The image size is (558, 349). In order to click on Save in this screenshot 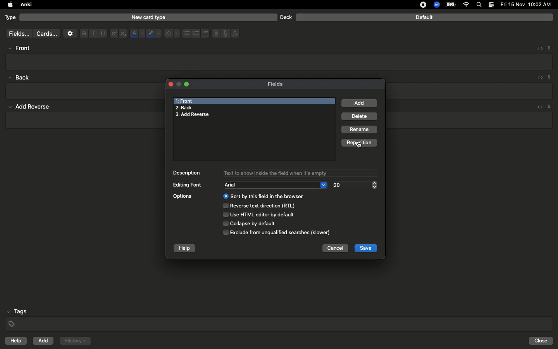, I will do `click(366, 248)`.